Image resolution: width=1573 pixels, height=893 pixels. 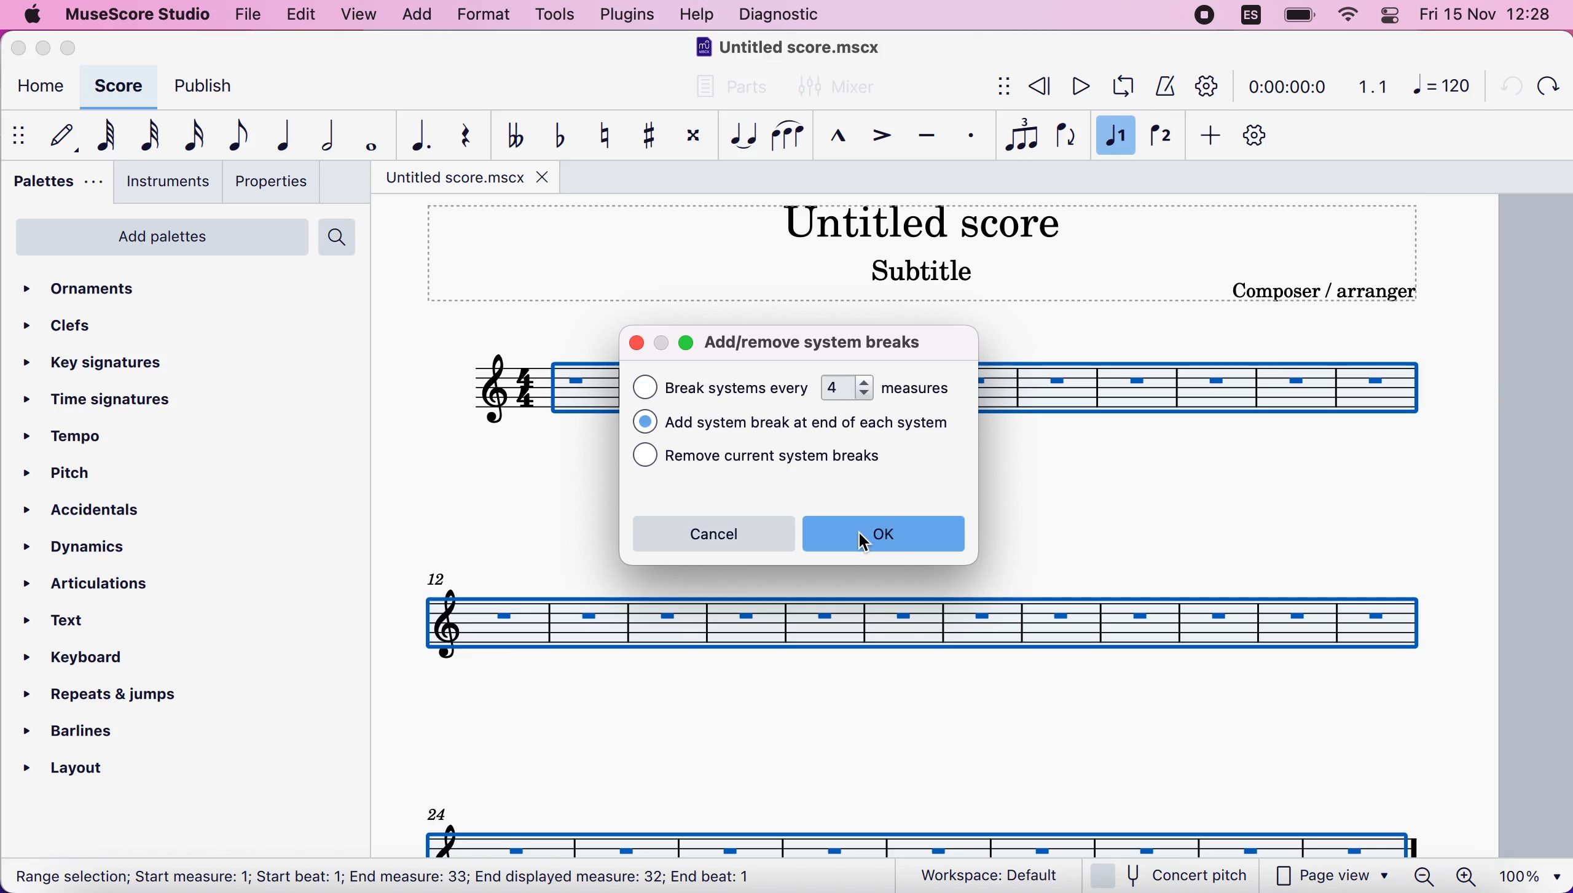 I want to click on search, so click(x=340, y=237).